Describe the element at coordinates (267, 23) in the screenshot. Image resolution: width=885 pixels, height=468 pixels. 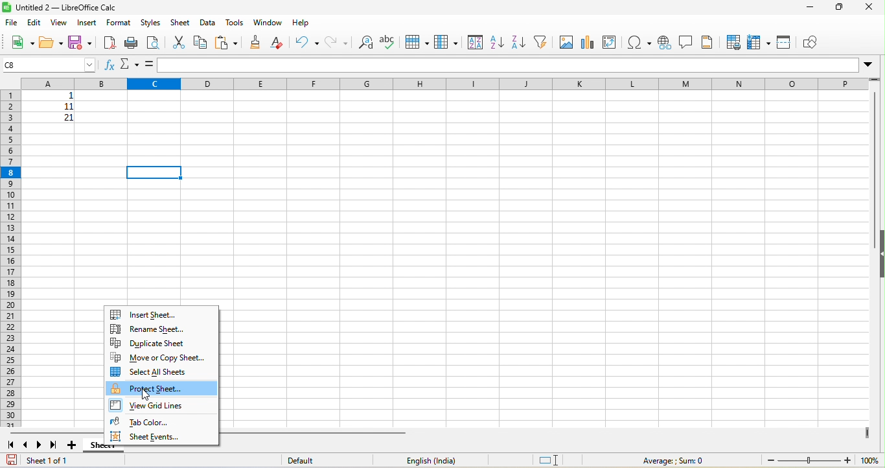
I see `window` at that location.